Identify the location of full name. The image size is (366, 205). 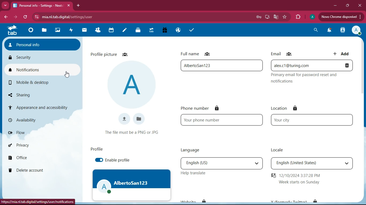
(199, 54).